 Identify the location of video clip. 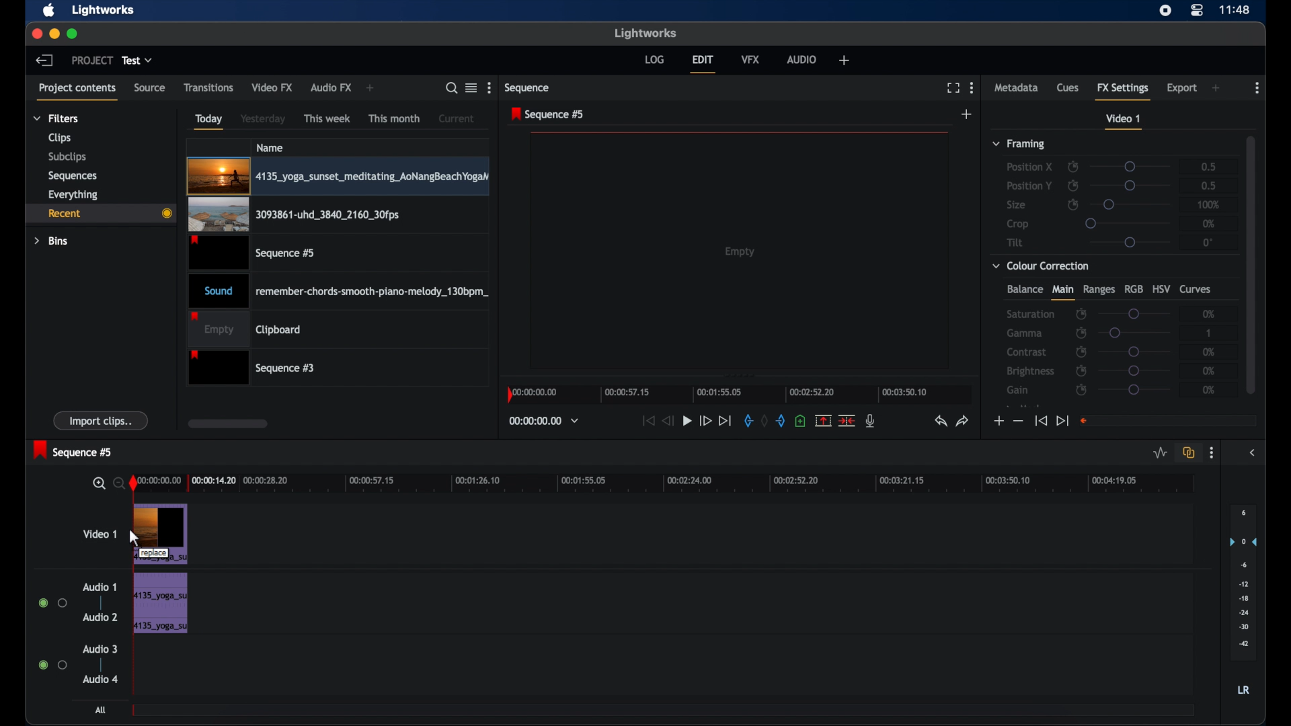
(253, 253).